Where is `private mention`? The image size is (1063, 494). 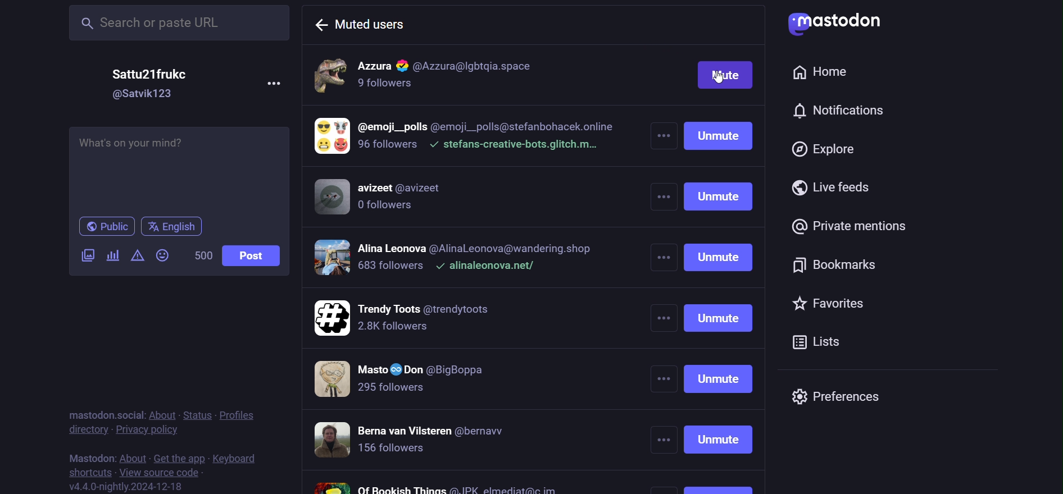
private mention is located at coordinates (856, 226).